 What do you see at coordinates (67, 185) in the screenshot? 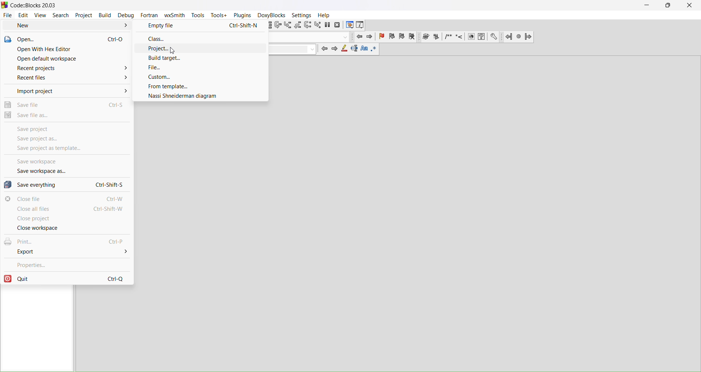
I see `save everything` at bounding box center [67, 185].